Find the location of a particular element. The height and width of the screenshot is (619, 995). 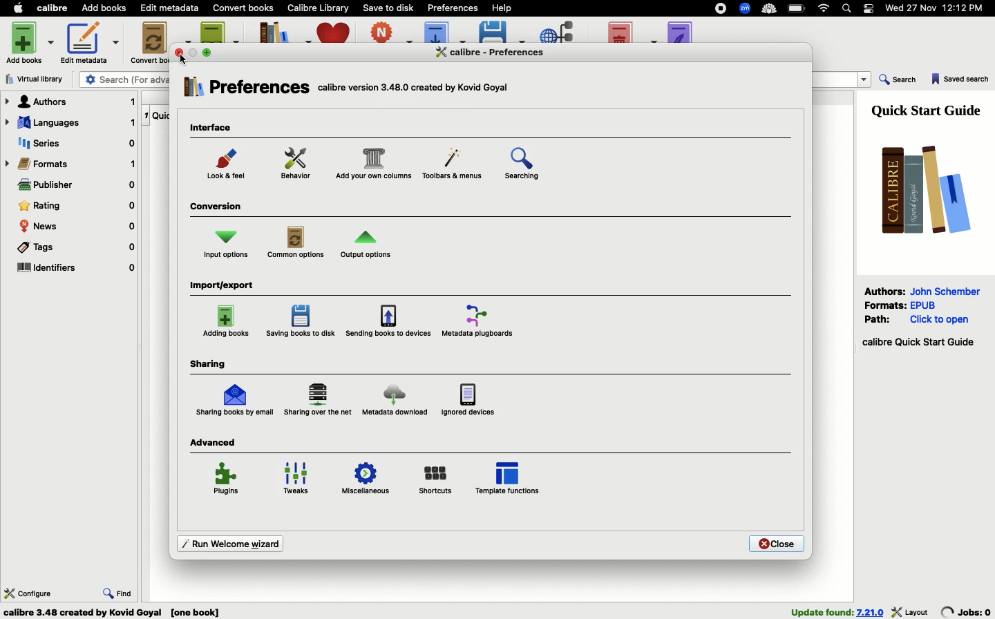

Languages is located at coordinates (70, 124).